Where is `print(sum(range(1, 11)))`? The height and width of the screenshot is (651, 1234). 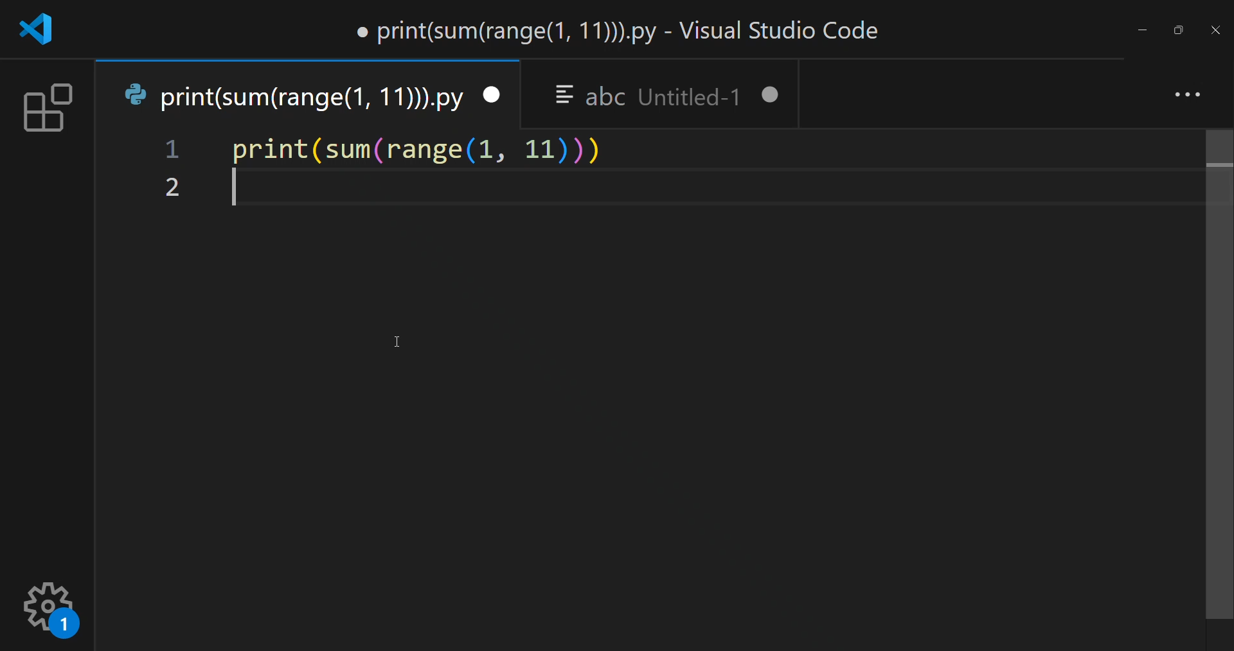
print(sum(range(1, 11))) is located at coordinates (418, 149).